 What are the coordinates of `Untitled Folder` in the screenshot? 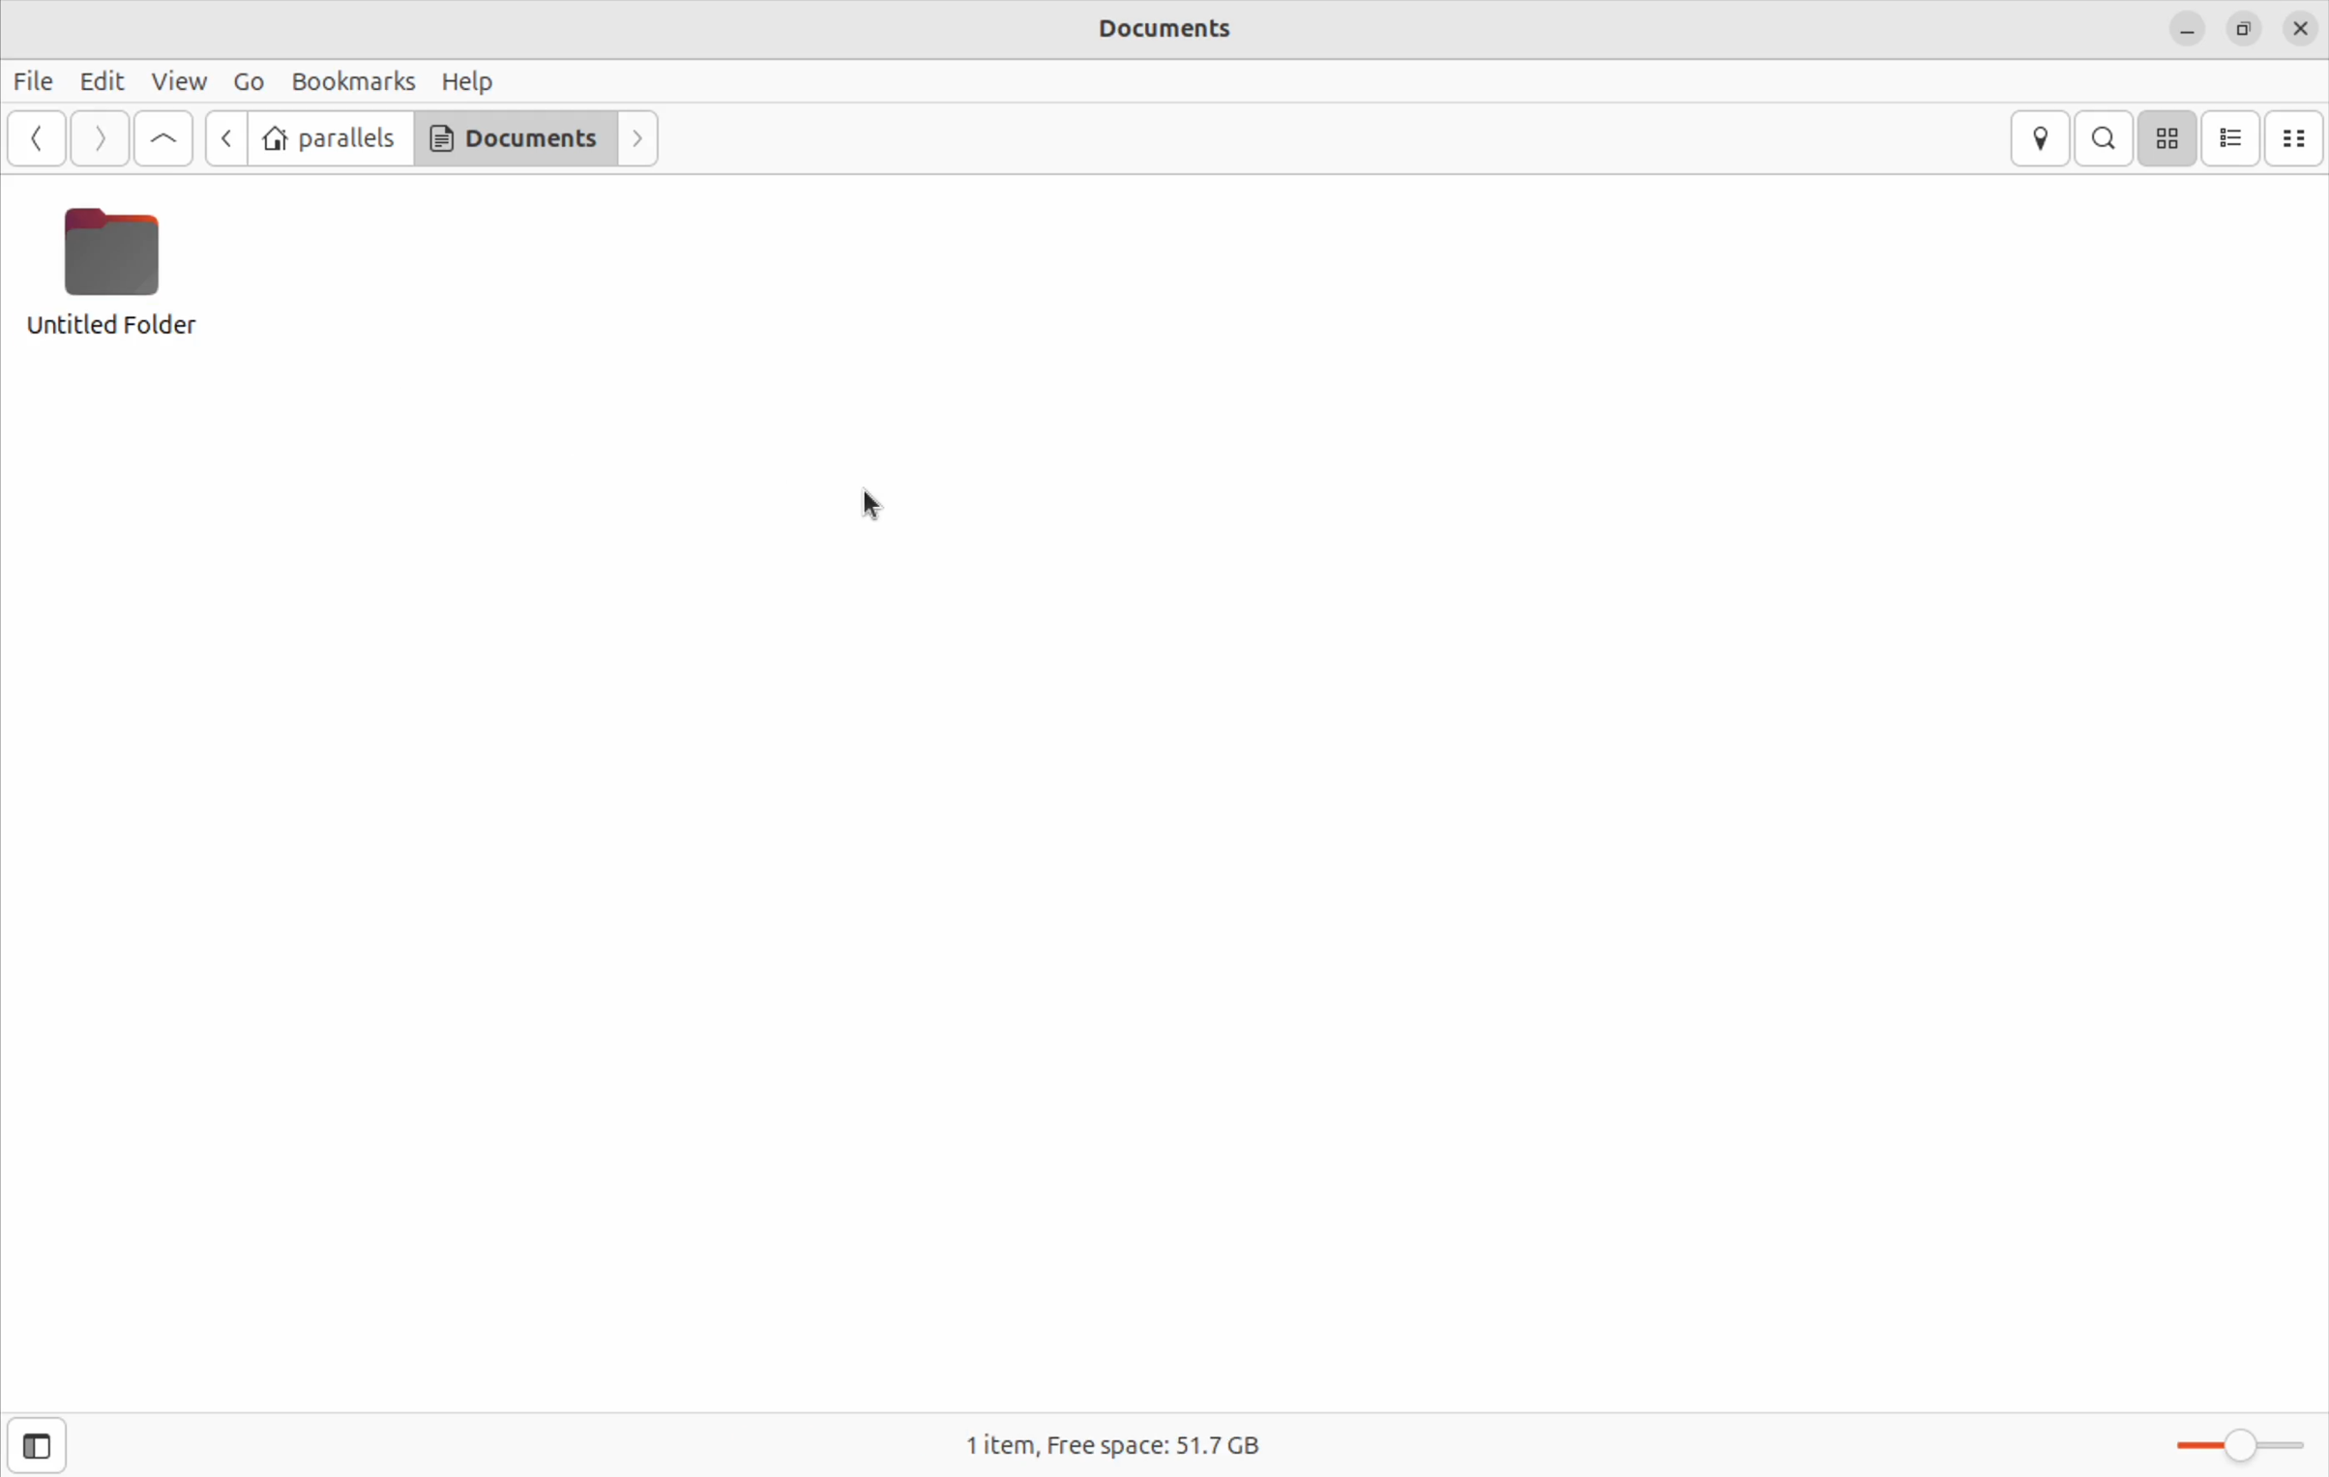 It's located at (114, 271).